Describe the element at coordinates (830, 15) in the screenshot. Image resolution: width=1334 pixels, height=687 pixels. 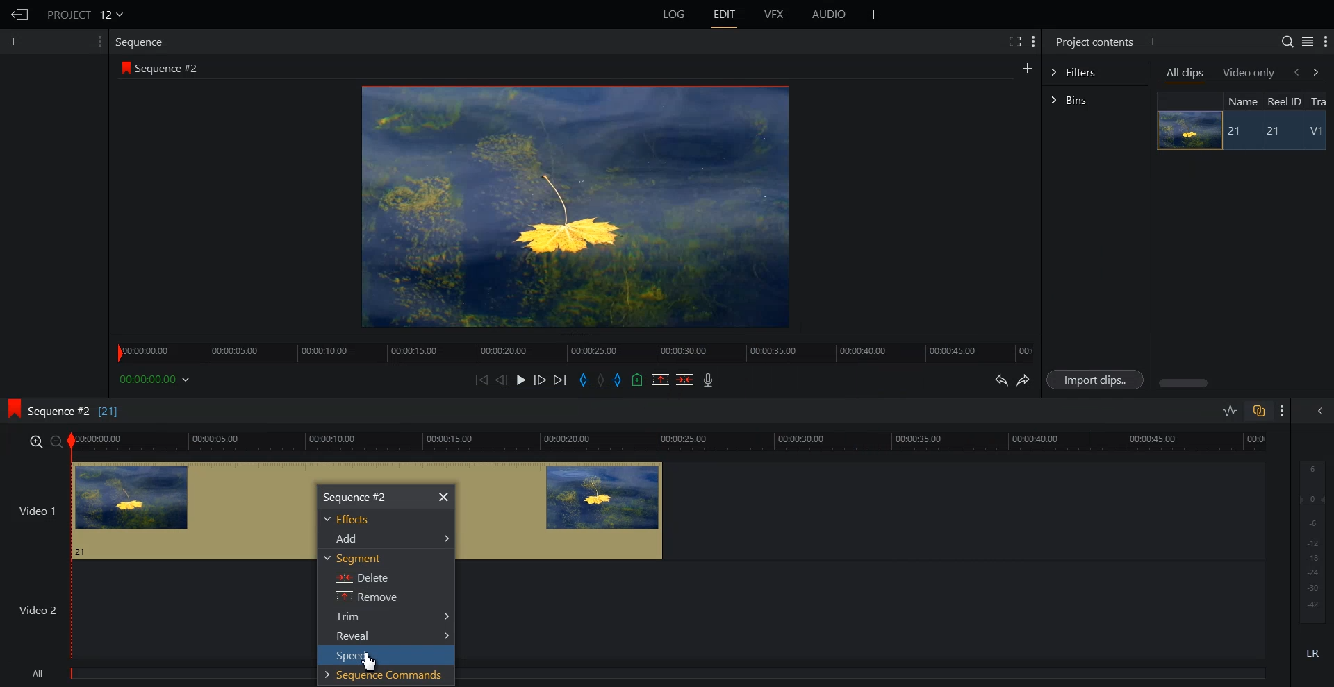
I see `AUDIO` at that location.